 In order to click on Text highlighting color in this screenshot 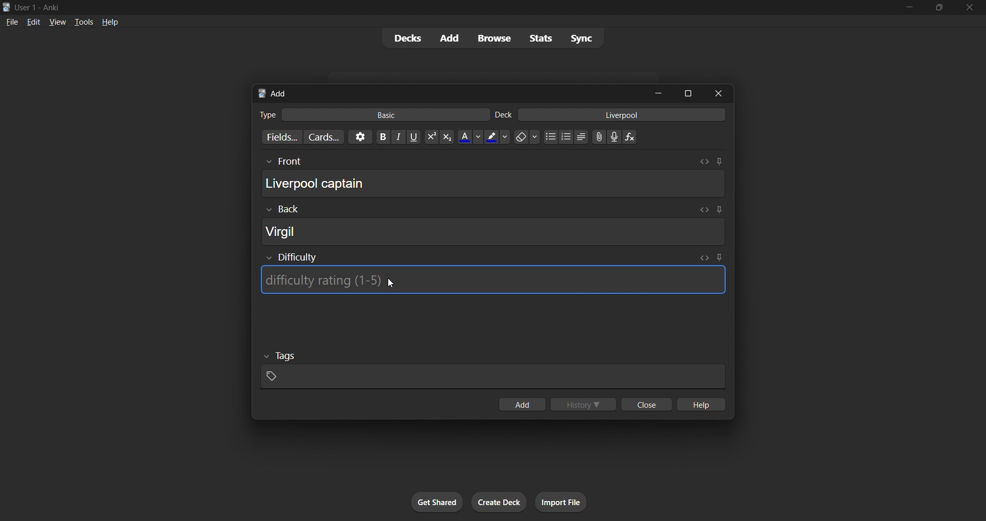, I will do `click(497, 137)`.